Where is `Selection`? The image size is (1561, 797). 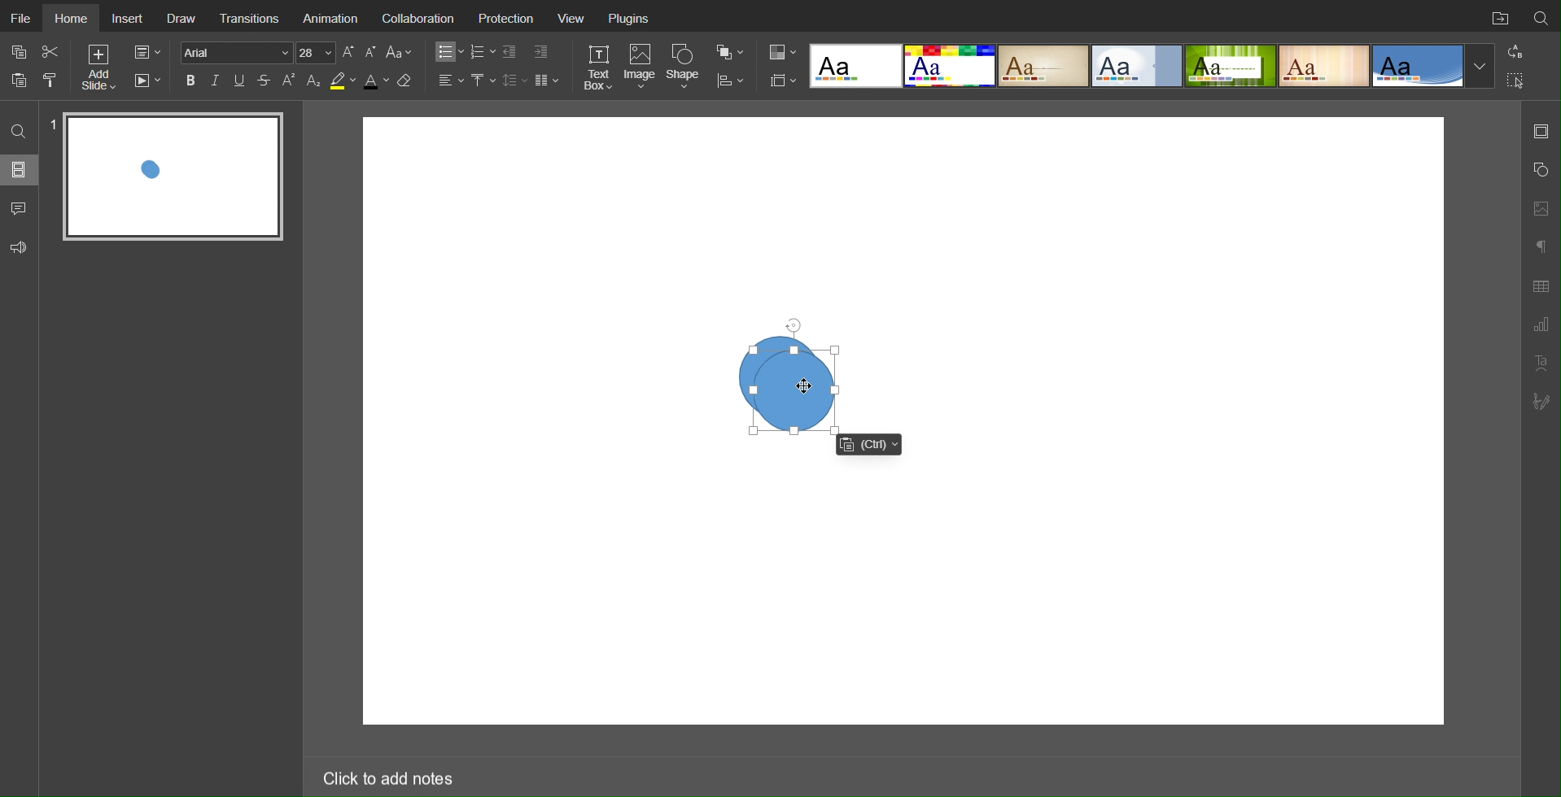
Selection is located at coordinates (1516, 80).